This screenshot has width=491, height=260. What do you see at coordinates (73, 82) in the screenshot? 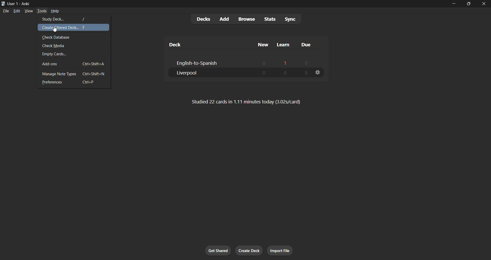
I see `preferences` at bounding box center [73, 82].